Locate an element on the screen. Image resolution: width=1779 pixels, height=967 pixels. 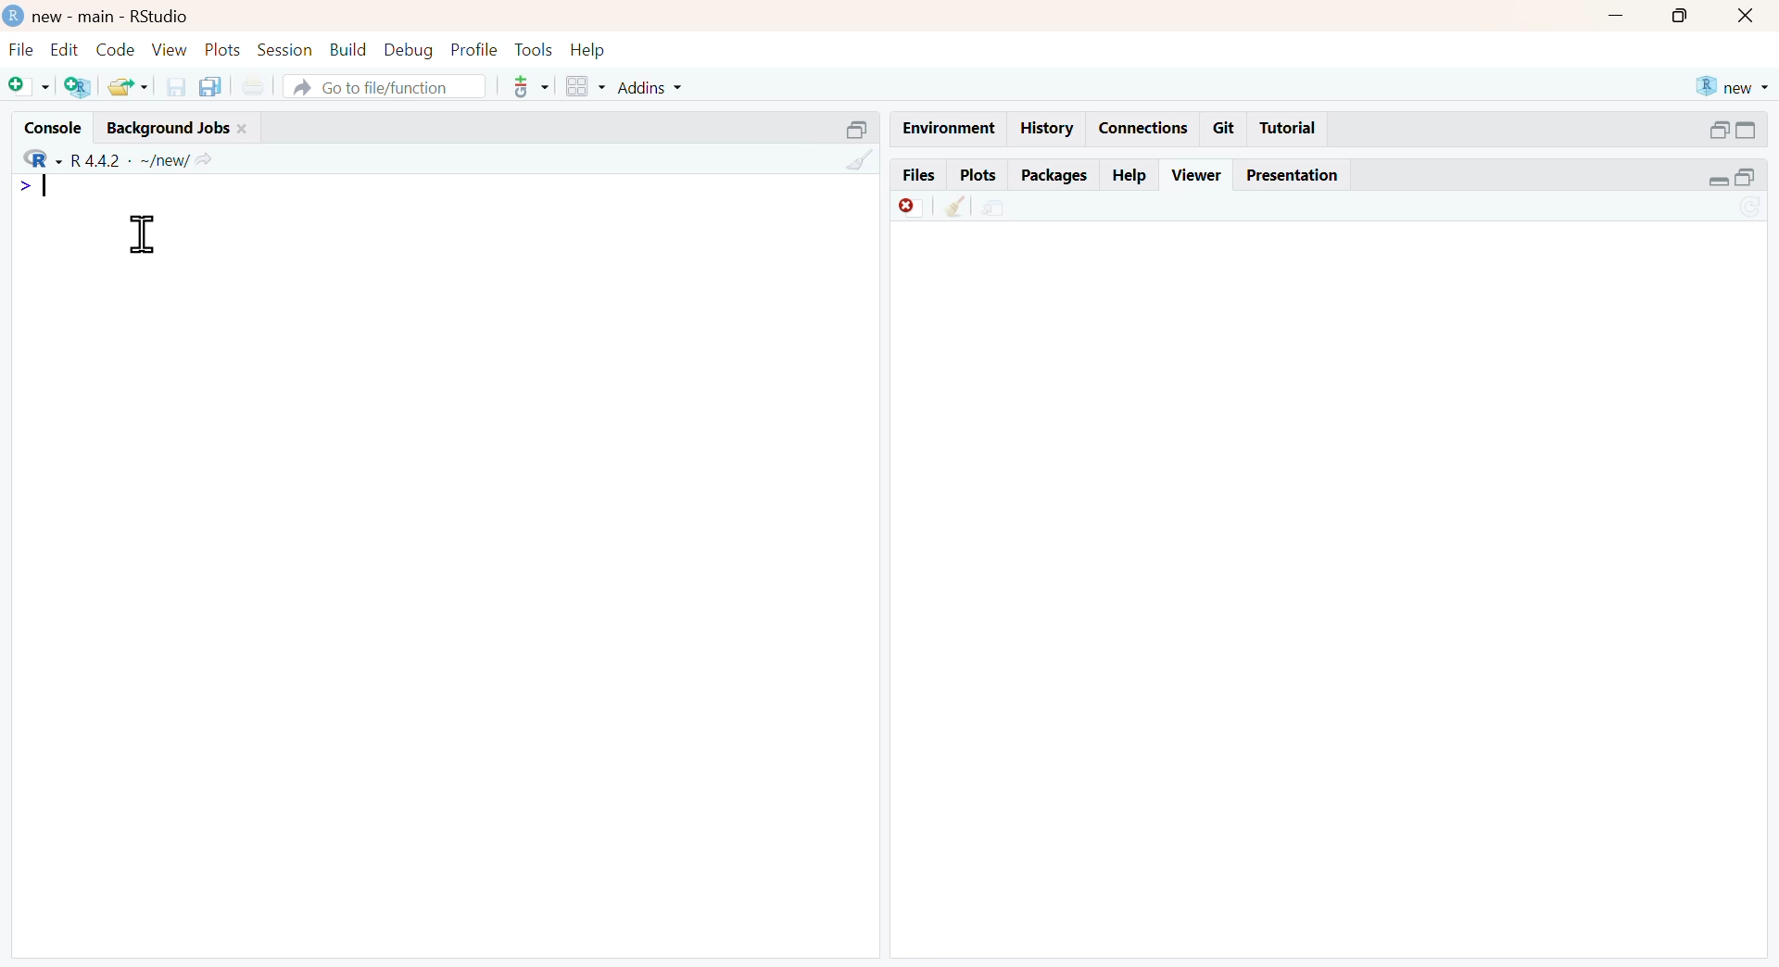
expand/collapse is located at coordinates (1718, 182).